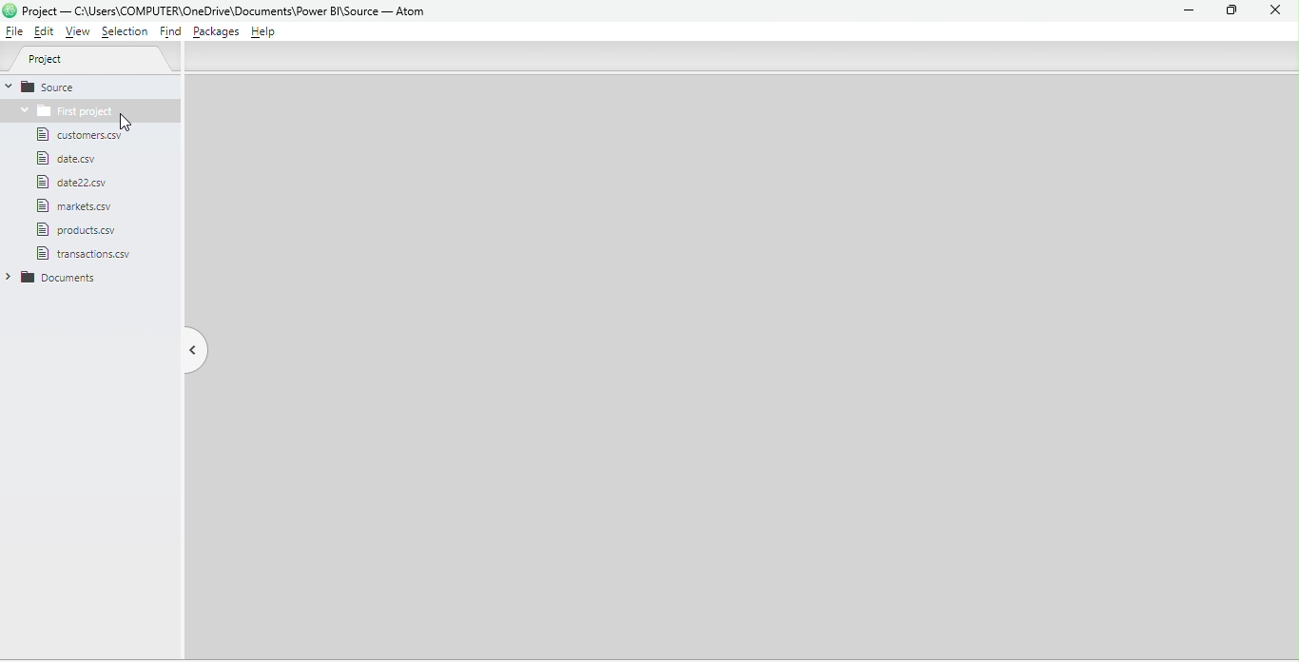 This screenshot has height=662, width=1299. I want to click on Selection, so click(127, 34).